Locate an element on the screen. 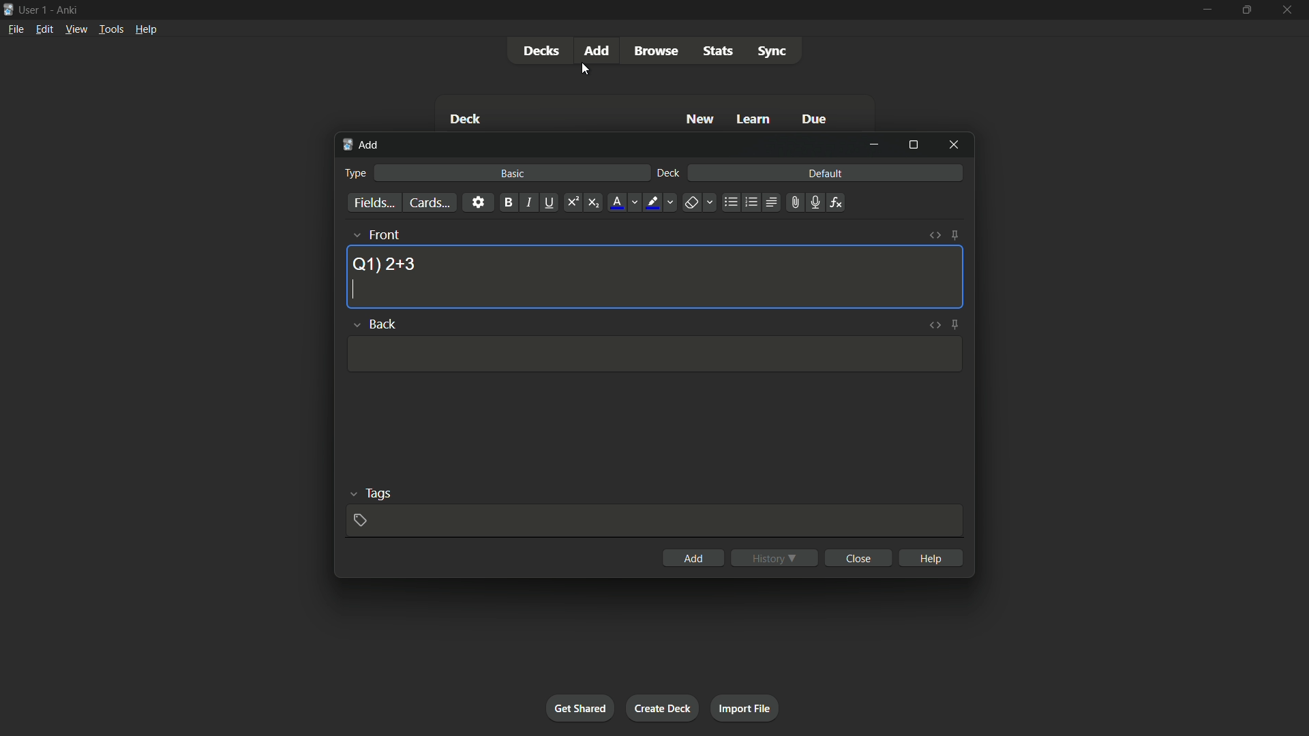  fields is located at coordinates (374, 204).